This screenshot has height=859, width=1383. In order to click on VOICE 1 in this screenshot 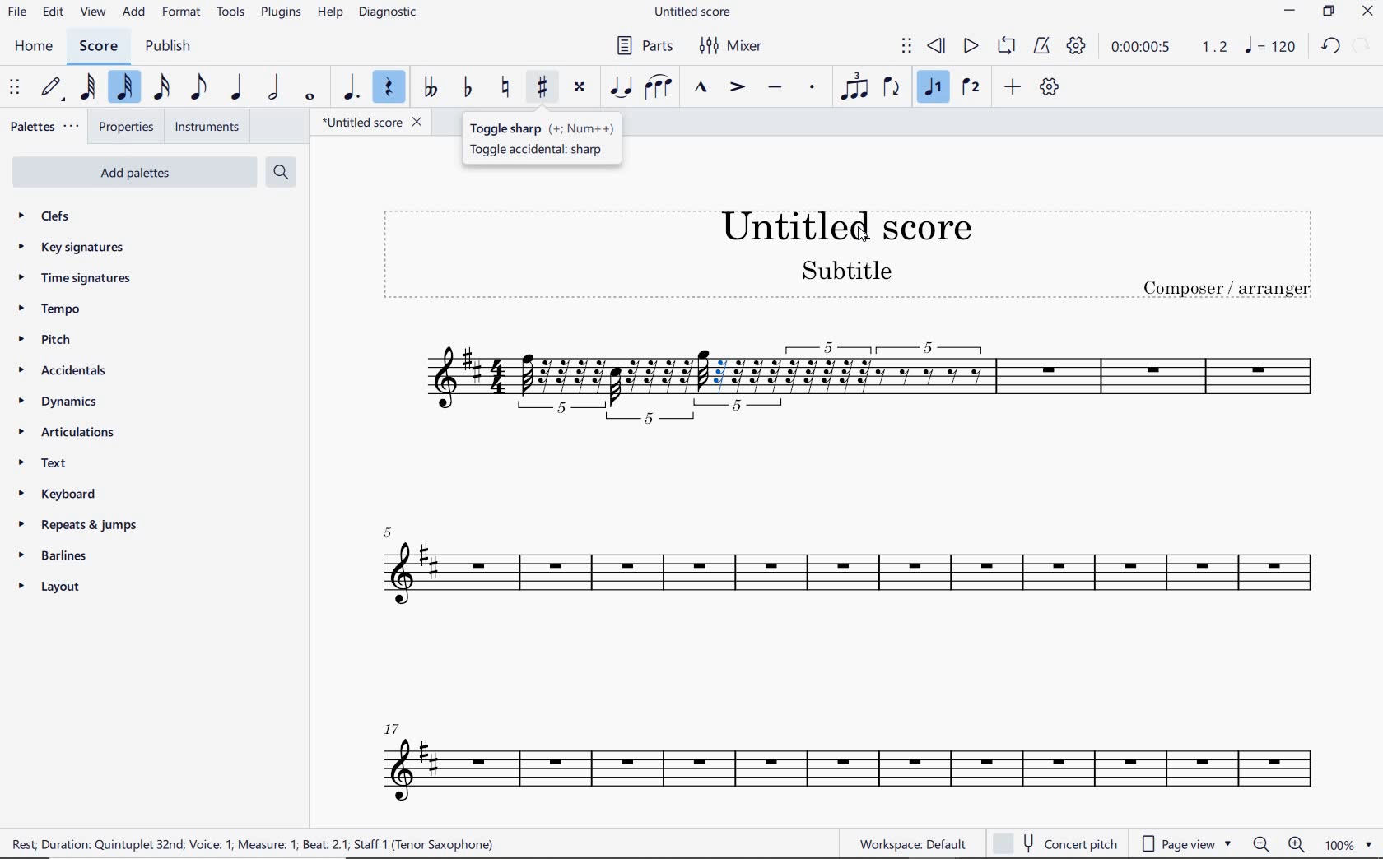, I will do `click(934, 88)`.